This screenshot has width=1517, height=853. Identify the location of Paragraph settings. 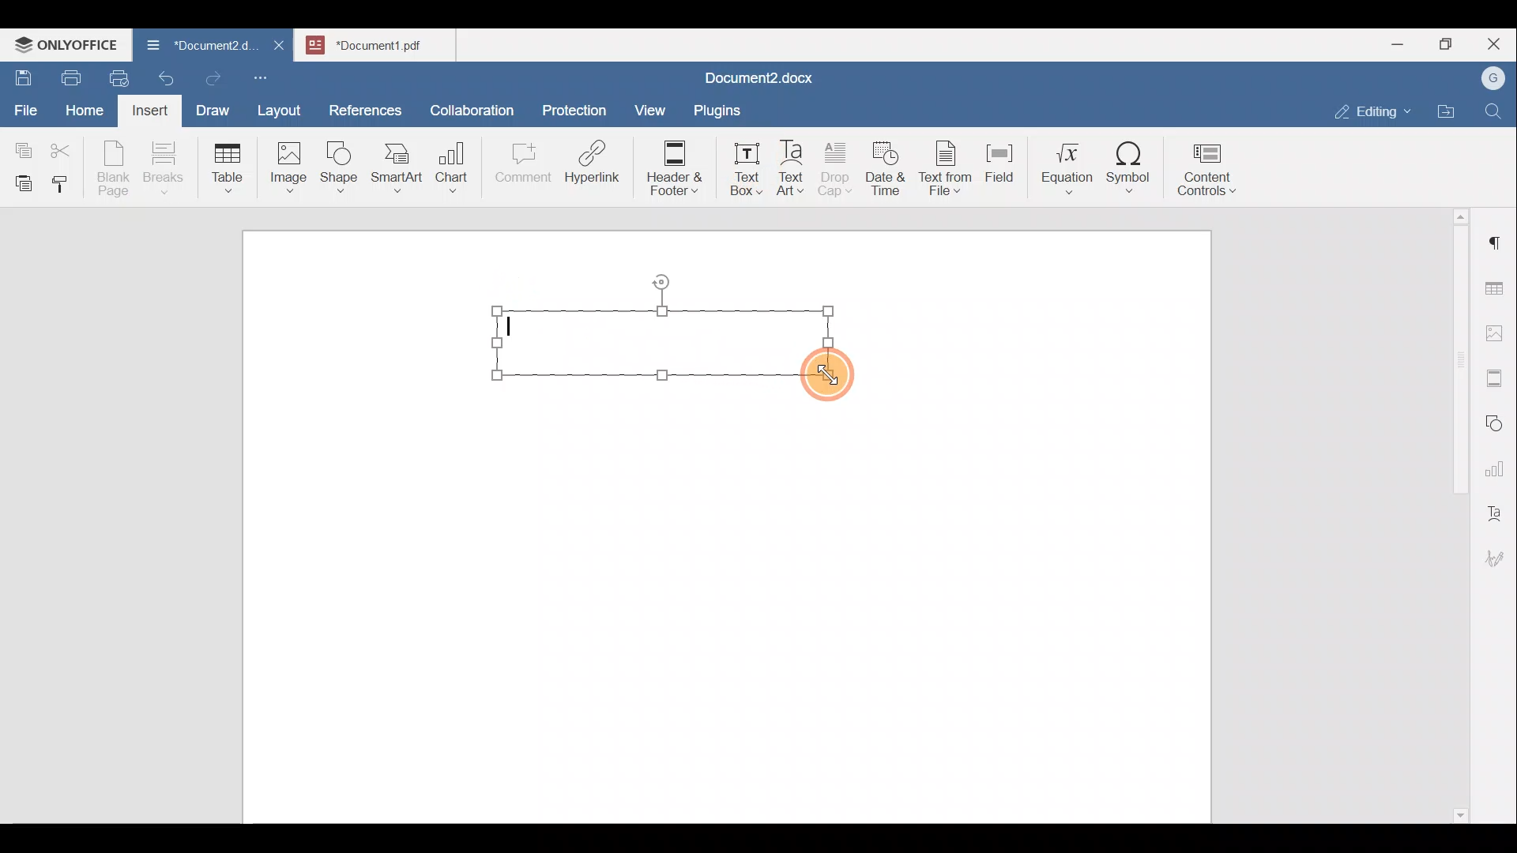
(1496, 236).